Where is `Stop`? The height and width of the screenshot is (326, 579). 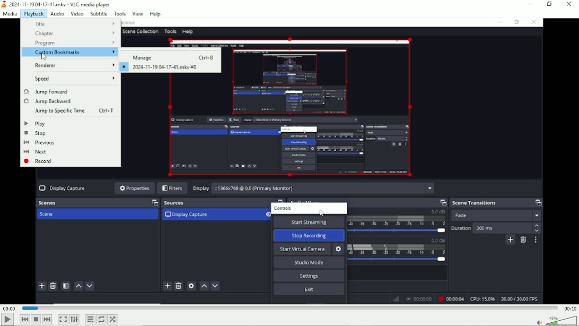 Stop is located at coordinates (37, 133).